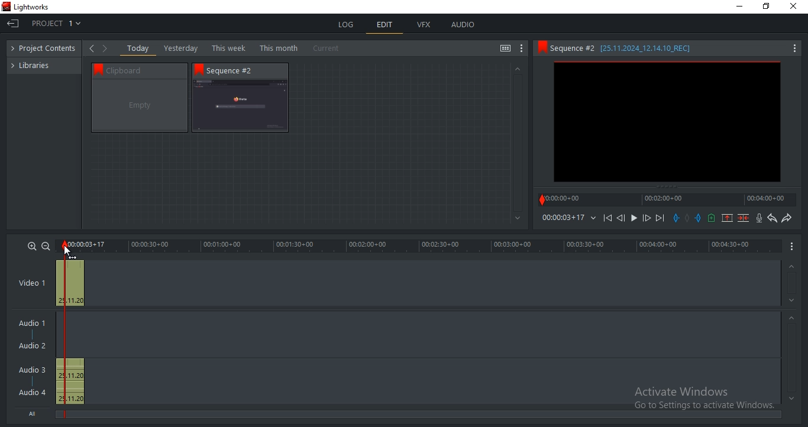  I want to click on vfx, so click(424, 25).